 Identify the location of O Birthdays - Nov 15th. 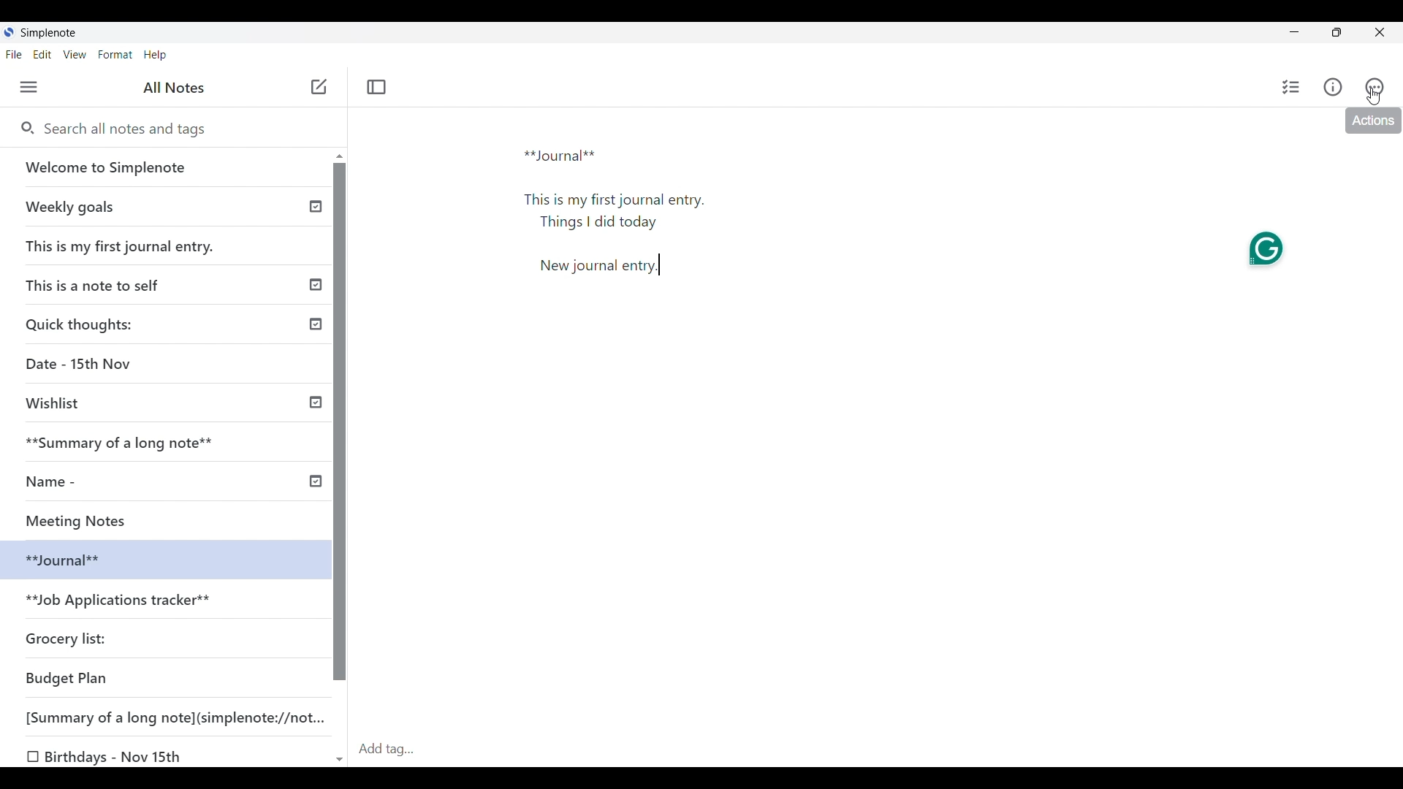
(107, 757).